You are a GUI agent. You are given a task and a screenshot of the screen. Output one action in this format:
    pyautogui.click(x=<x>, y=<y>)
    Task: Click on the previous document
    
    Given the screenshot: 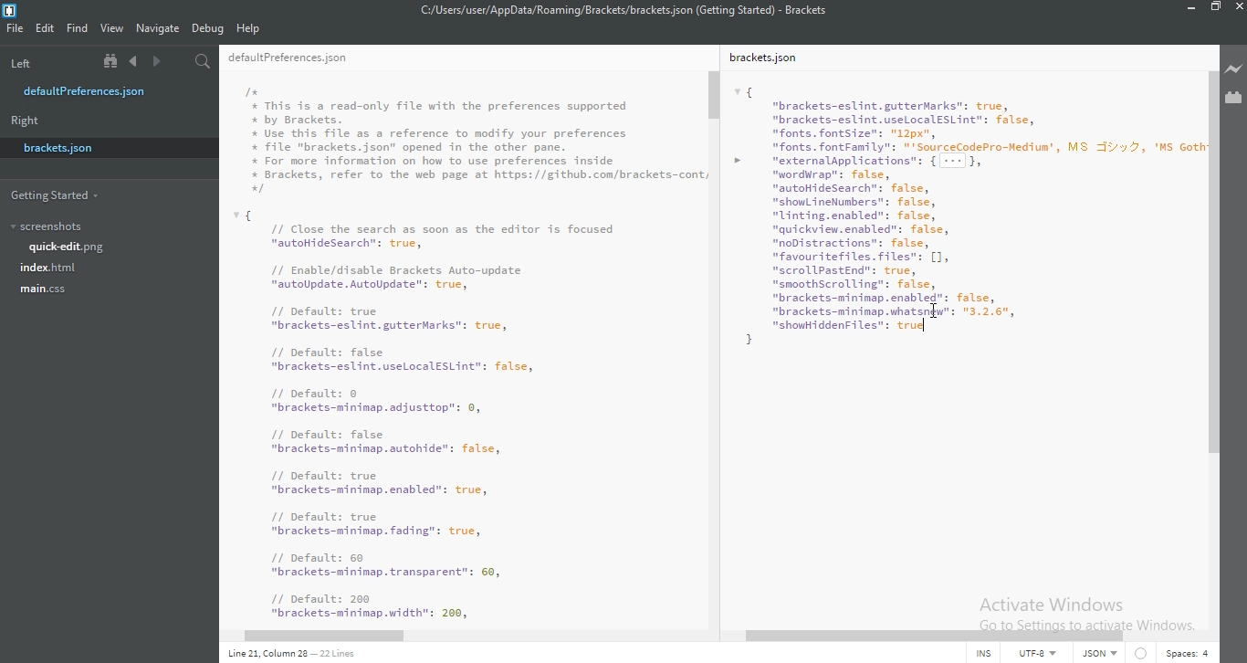 What is the action you would take?
    pyautogui.click(x=134, y=62)
    